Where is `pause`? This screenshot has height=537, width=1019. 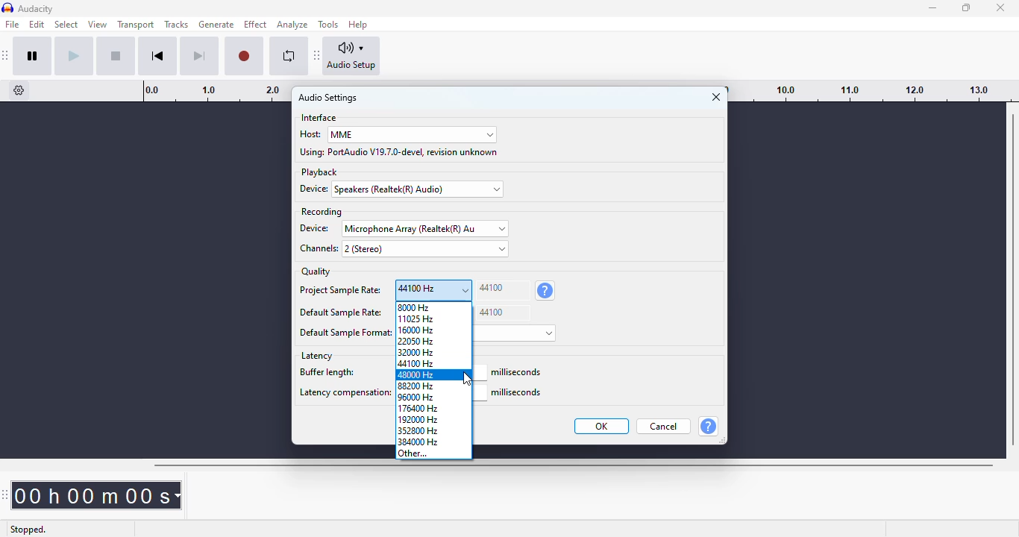
pause is located at coordinates (33, 56).